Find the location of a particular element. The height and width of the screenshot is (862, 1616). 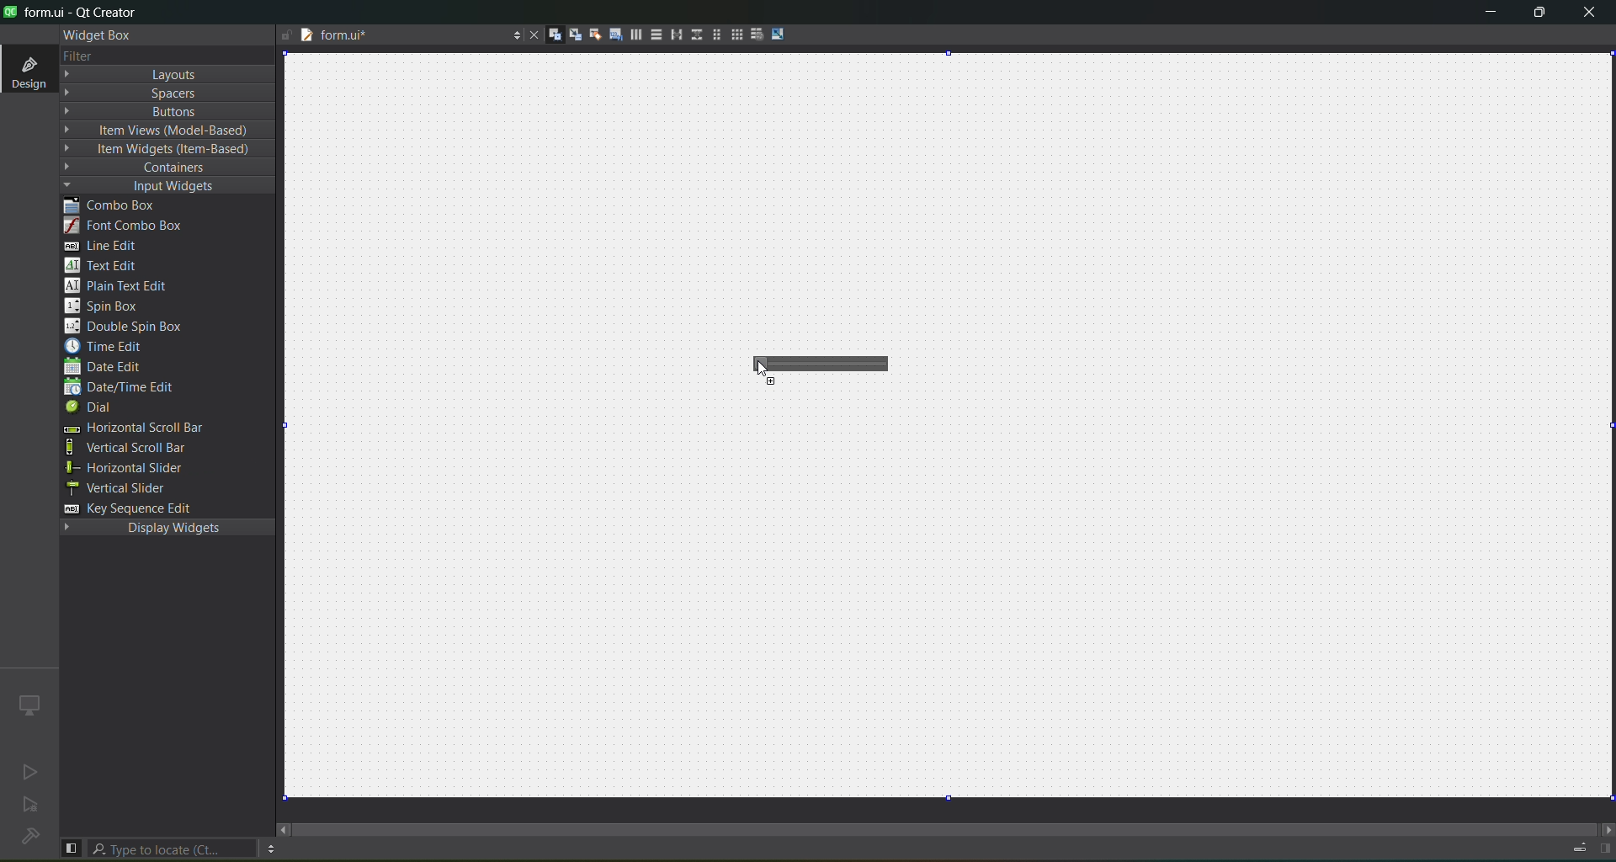

double spin box is located at coordinates (140, 326).